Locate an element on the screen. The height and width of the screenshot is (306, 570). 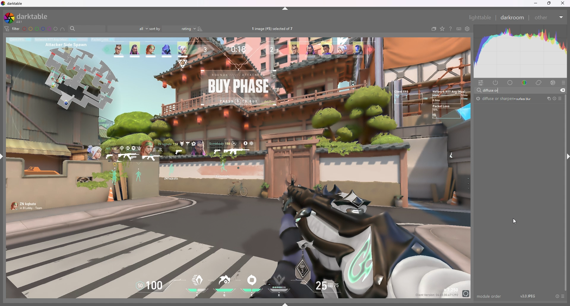
version is located at coordinates (529, 296).